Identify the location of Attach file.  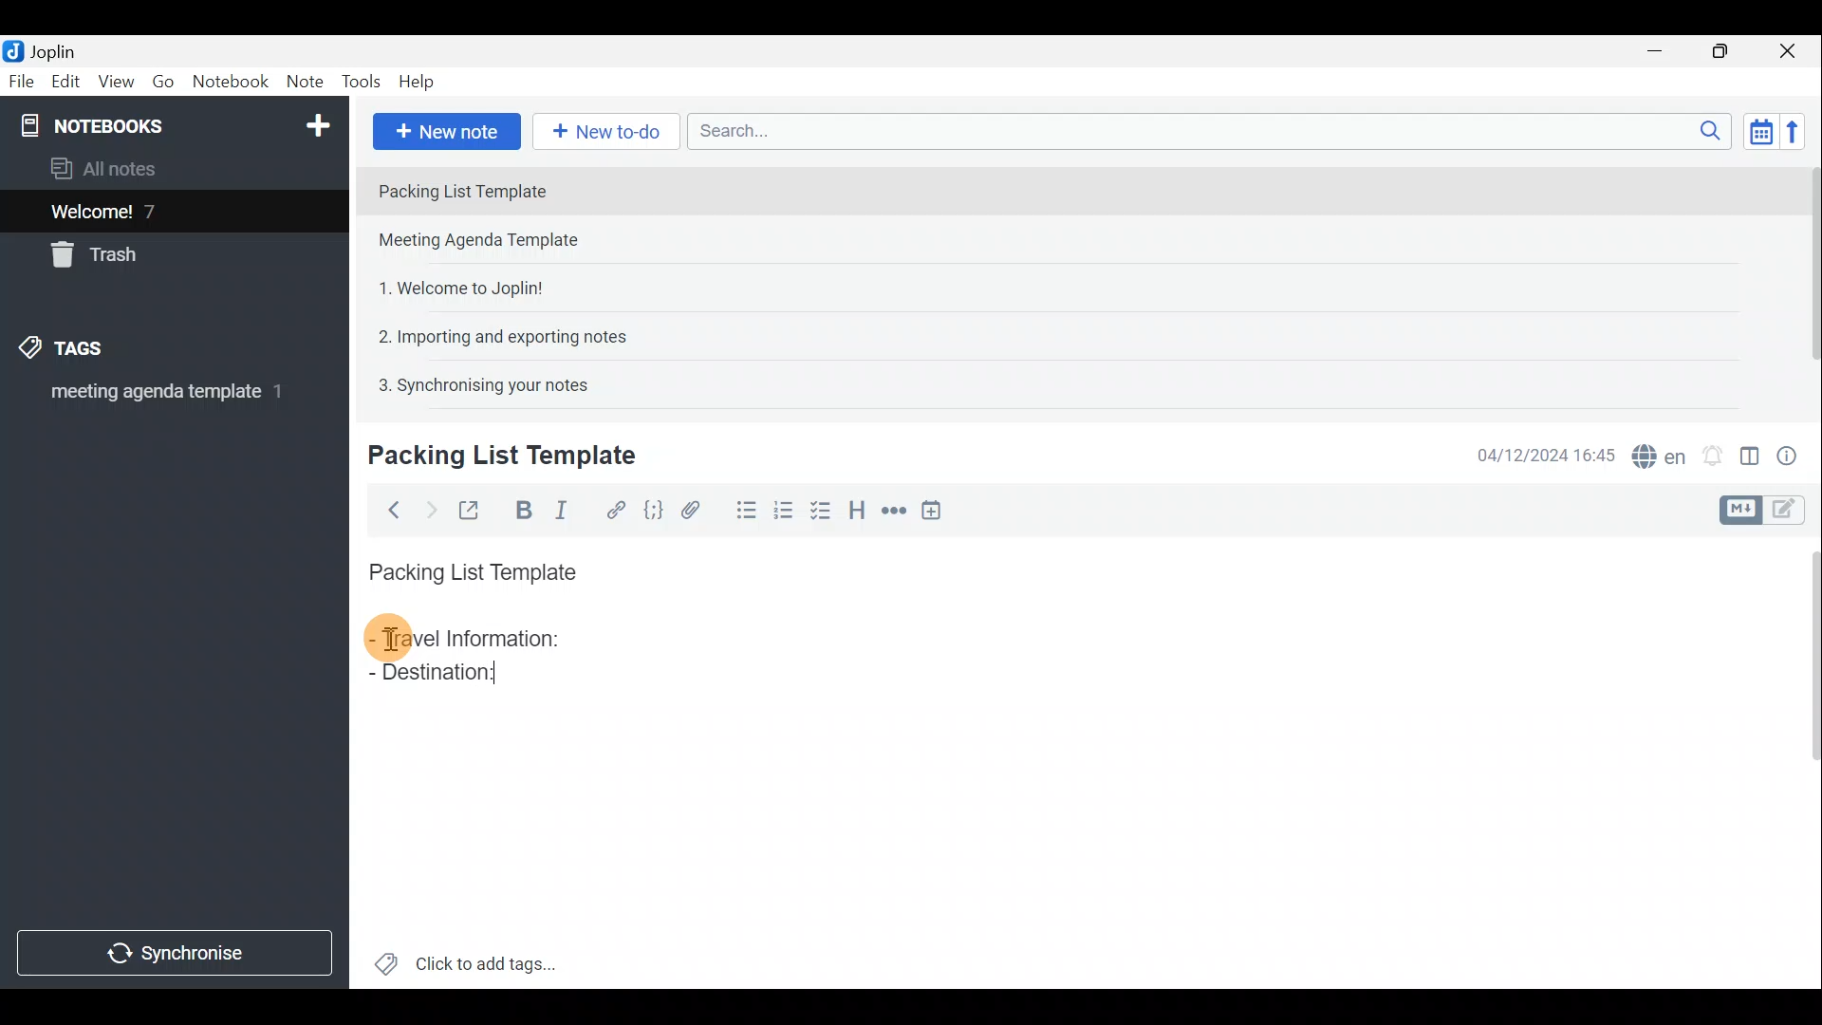
(691, 509).